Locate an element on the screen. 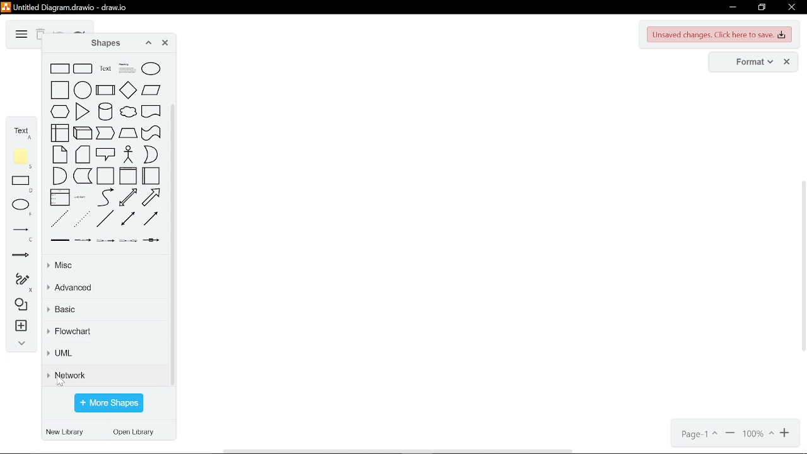 This screenshot has width=807, height=454. vertical container is located at coordinates (128, 175).